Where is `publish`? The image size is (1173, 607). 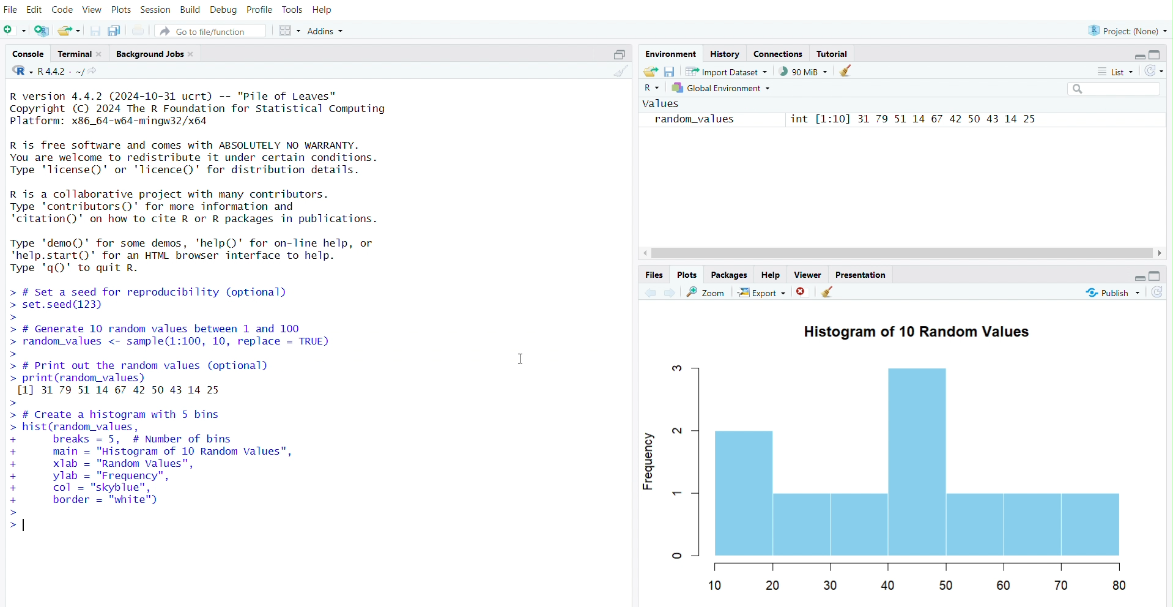
publish is located at coordinates (1113, 294).